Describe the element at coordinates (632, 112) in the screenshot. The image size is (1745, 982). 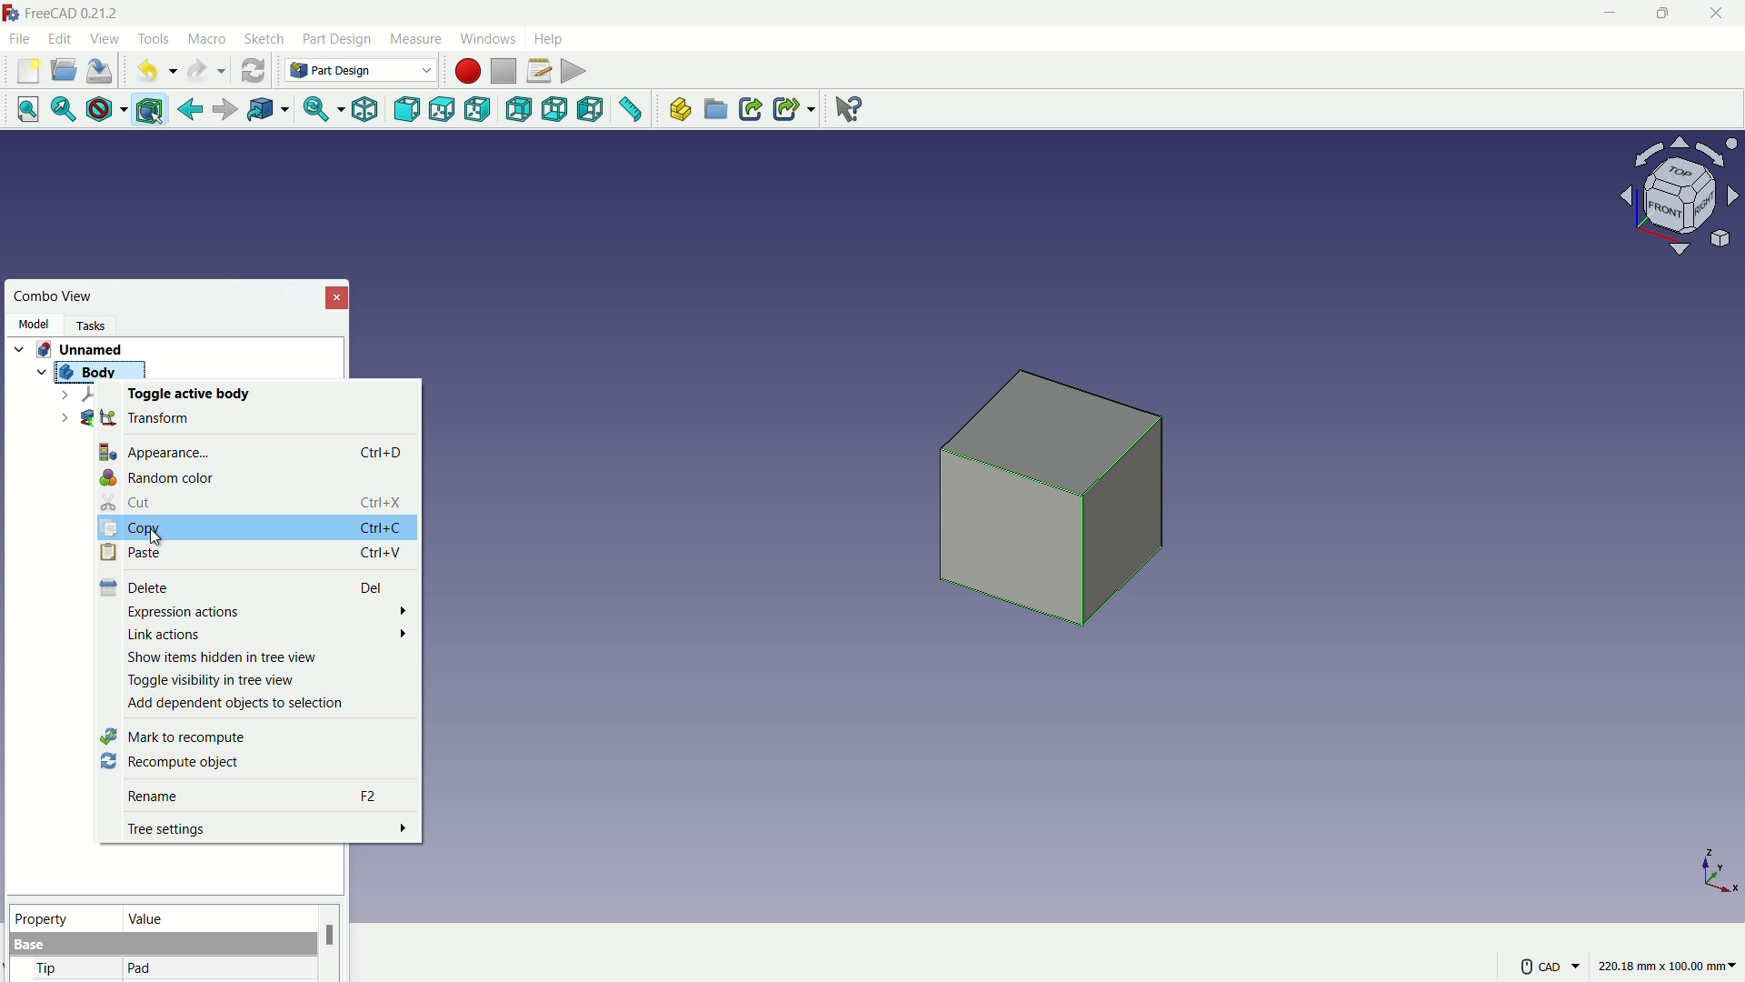
I see `measure` at that location.